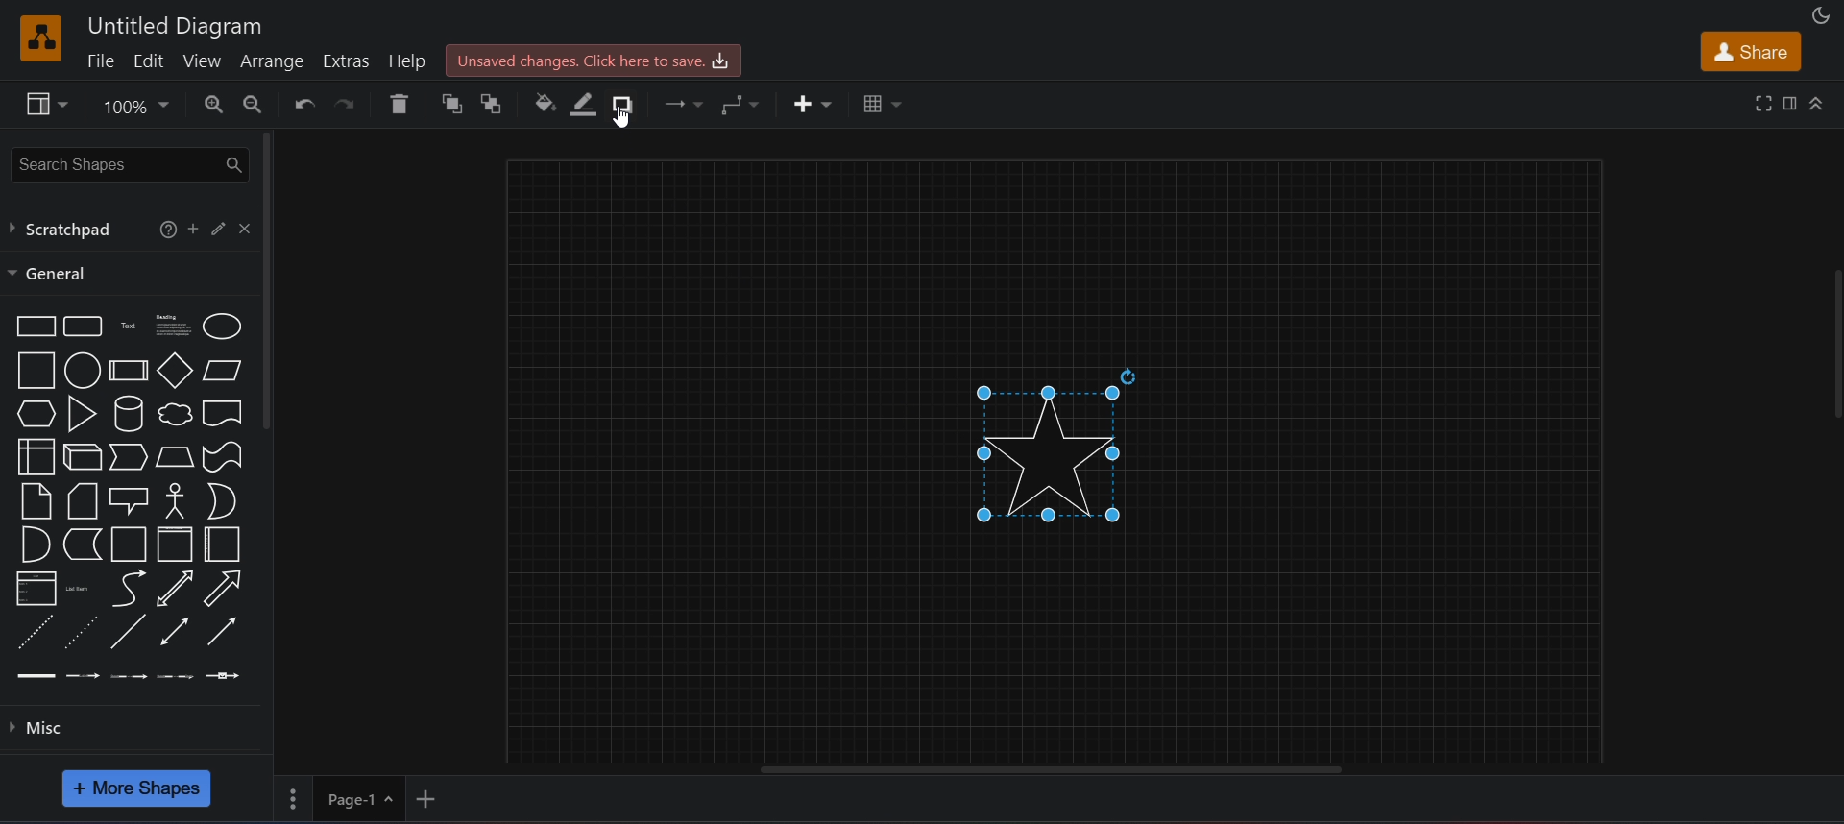 The height and width of the screenshot is (824, 1844). I want to click on container, so click(128, 544).